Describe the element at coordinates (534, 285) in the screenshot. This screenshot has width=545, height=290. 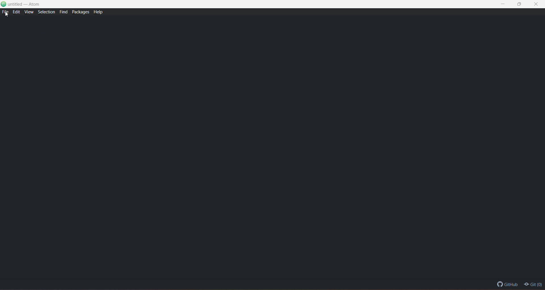
I see `Git(0)` at that location.